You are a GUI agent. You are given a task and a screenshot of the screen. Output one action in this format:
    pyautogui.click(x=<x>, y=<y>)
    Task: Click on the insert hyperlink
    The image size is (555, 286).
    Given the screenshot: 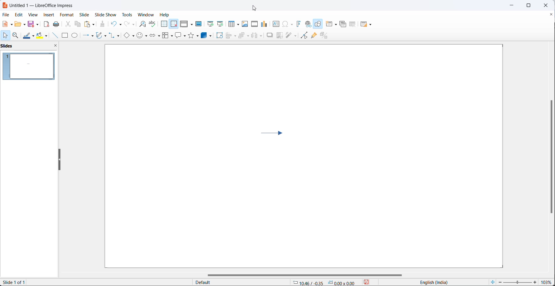 What is the action you would take?
    pyautogui.click(x=308, y=24)
    